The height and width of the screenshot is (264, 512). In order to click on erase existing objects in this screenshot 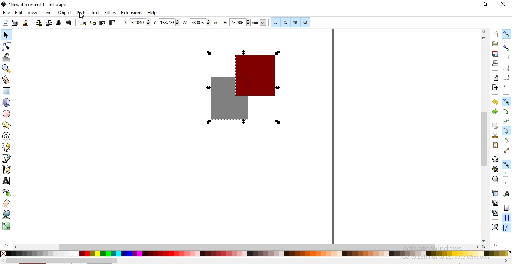, I will do `click(6, 203)`.